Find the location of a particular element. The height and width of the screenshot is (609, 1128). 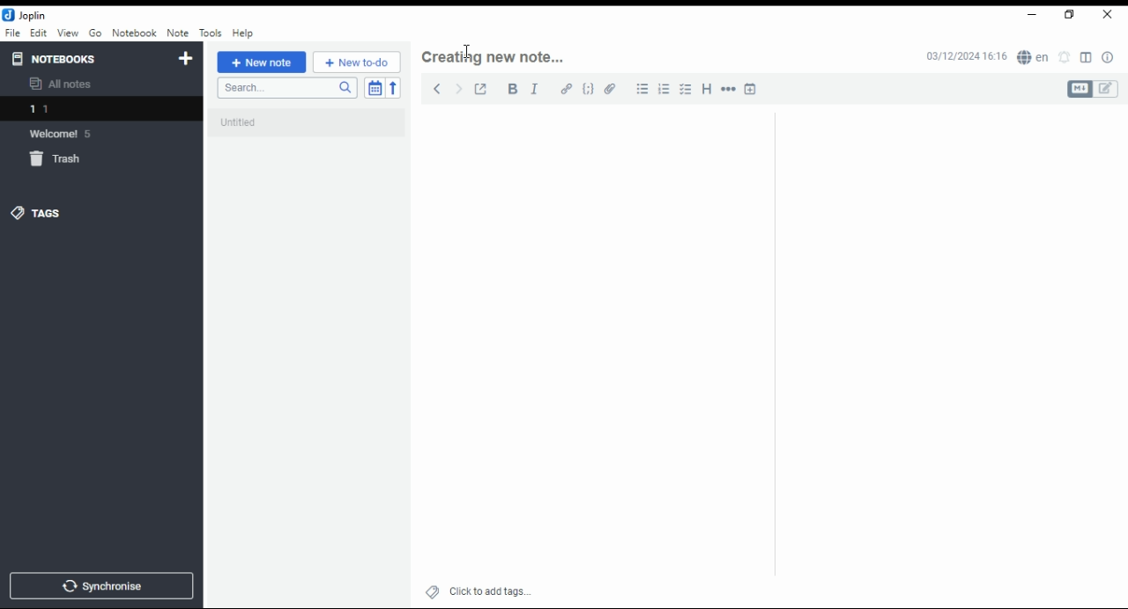

horizontal rule is located at coordinates (730, 88).